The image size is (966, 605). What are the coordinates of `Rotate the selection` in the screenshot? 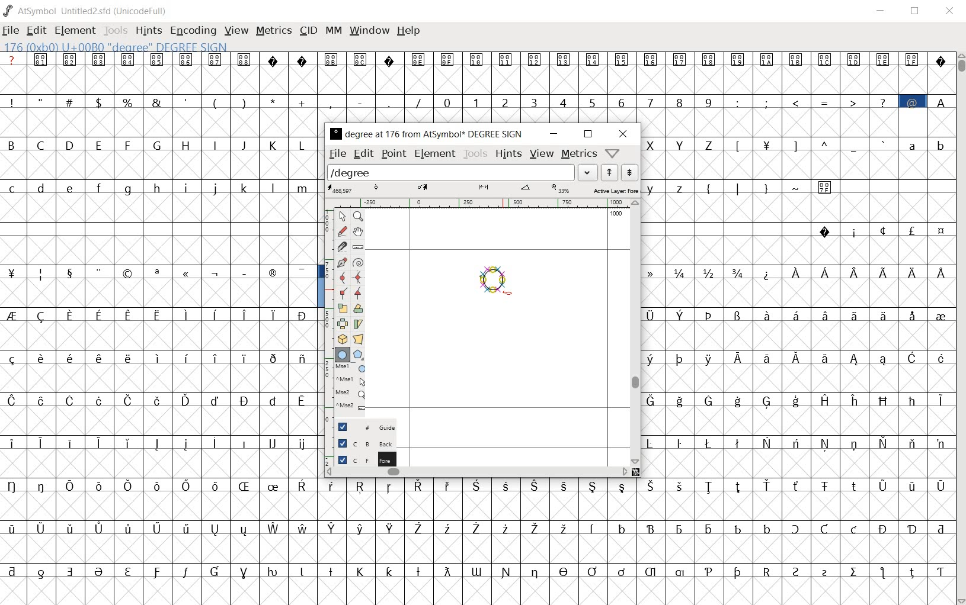 It's located at (358, 308).